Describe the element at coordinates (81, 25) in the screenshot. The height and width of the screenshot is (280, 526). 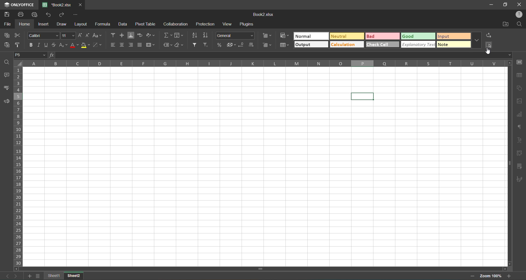
I see `layout` at that location.